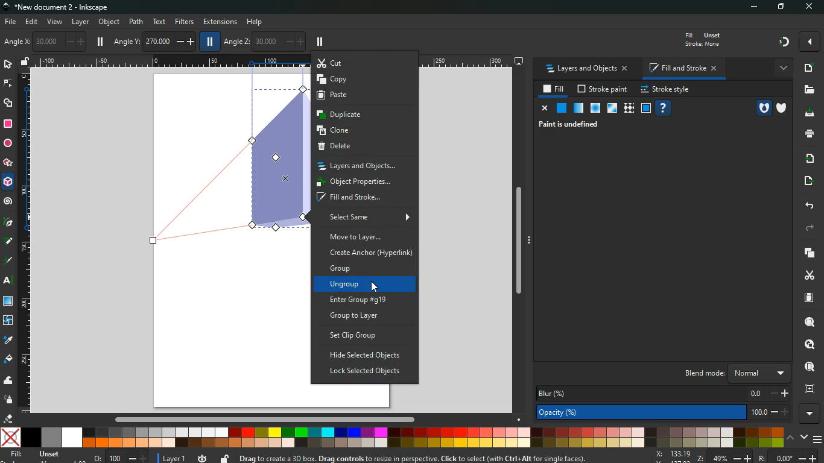 This screenshot has height=463, width=824. I want to click on spray, so click(8, 399).